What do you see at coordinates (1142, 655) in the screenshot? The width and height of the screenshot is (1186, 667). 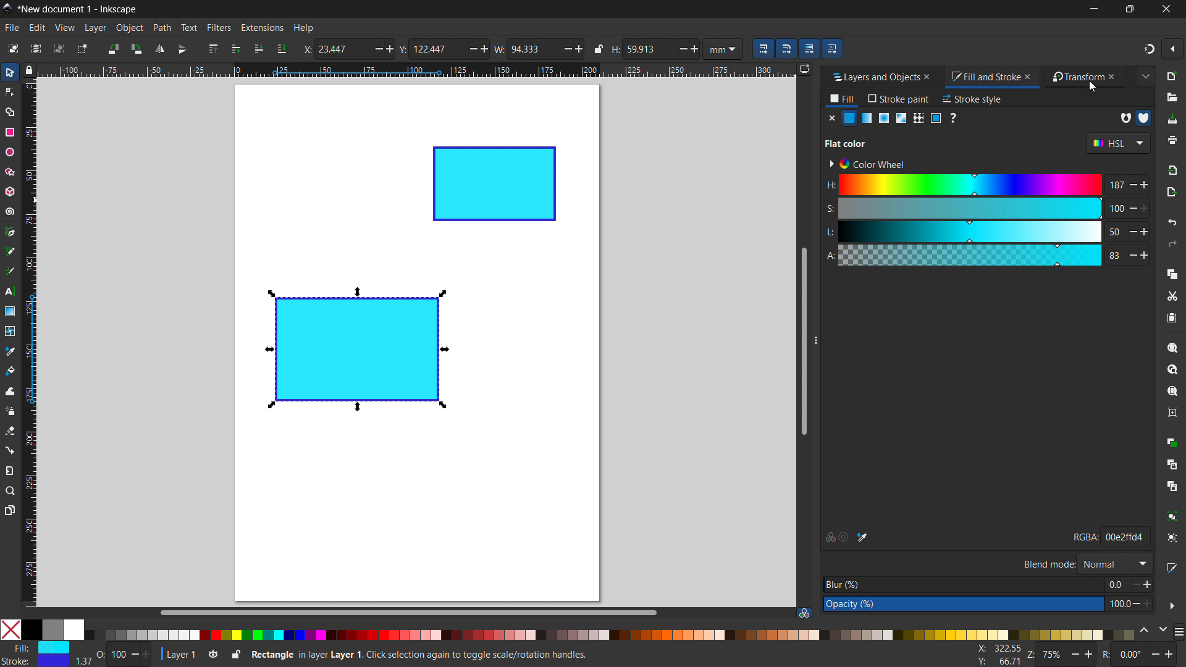 I see `R: 0.00` at bounding box center [1142, 655].